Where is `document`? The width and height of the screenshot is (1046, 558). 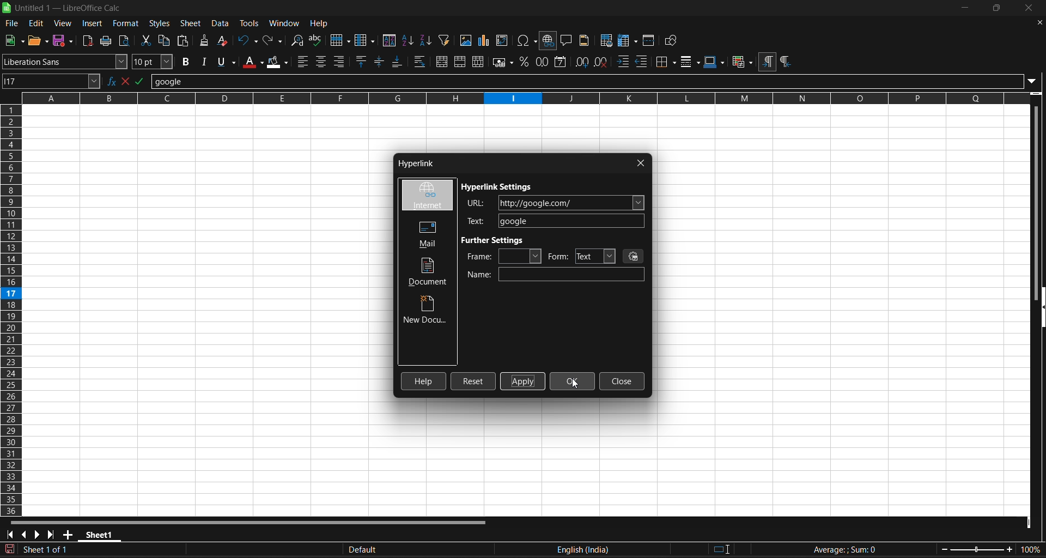
document is located at coordinates (429, 272).